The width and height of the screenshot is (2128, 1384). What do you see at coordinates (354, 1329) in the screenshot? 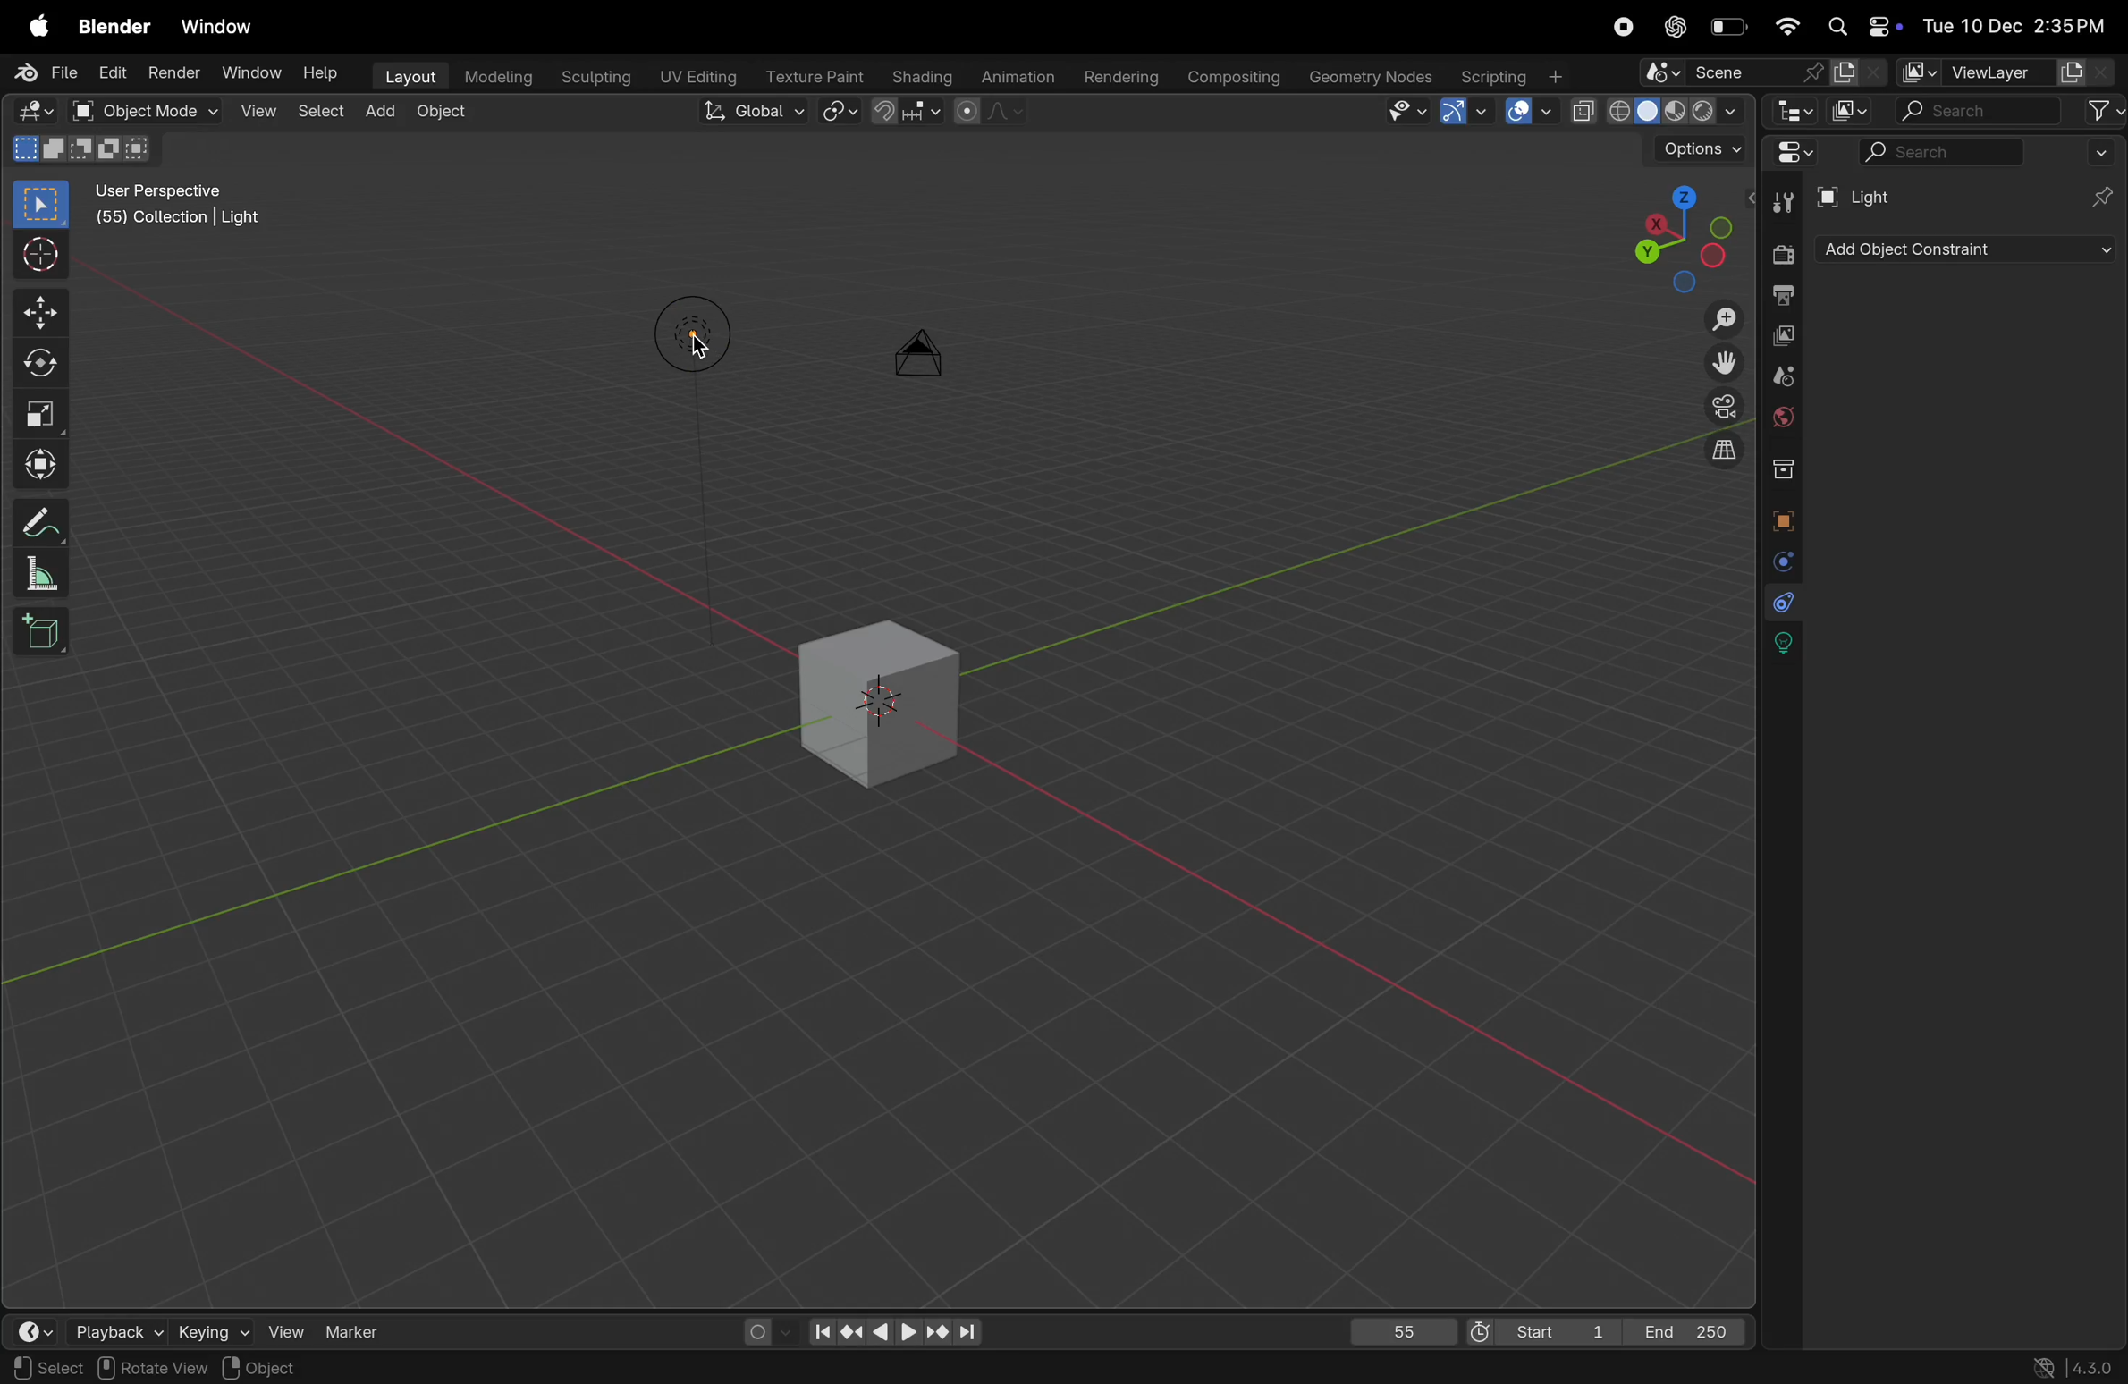
I see `marker` at bounding box center [354, 1329].